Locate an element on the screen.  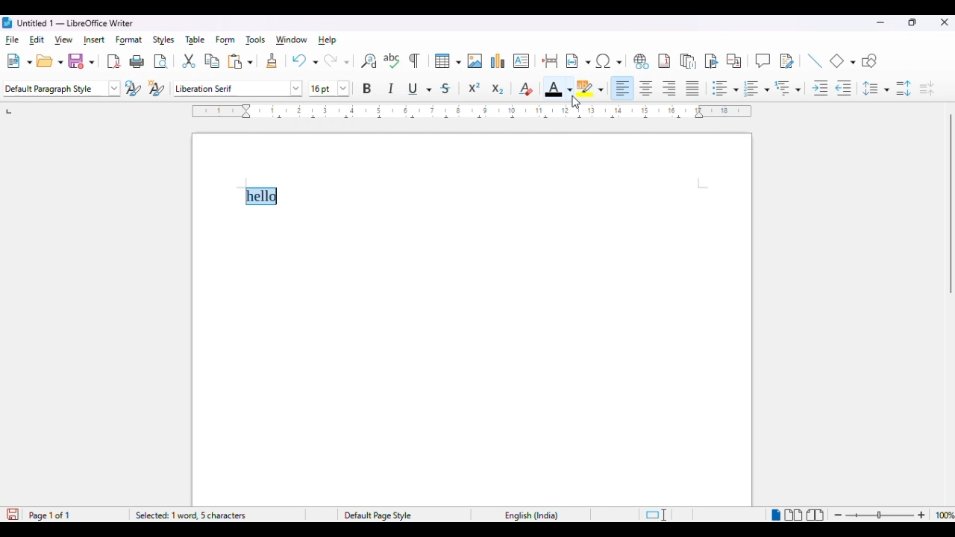
find and replace is located at coordinates (369, 61).